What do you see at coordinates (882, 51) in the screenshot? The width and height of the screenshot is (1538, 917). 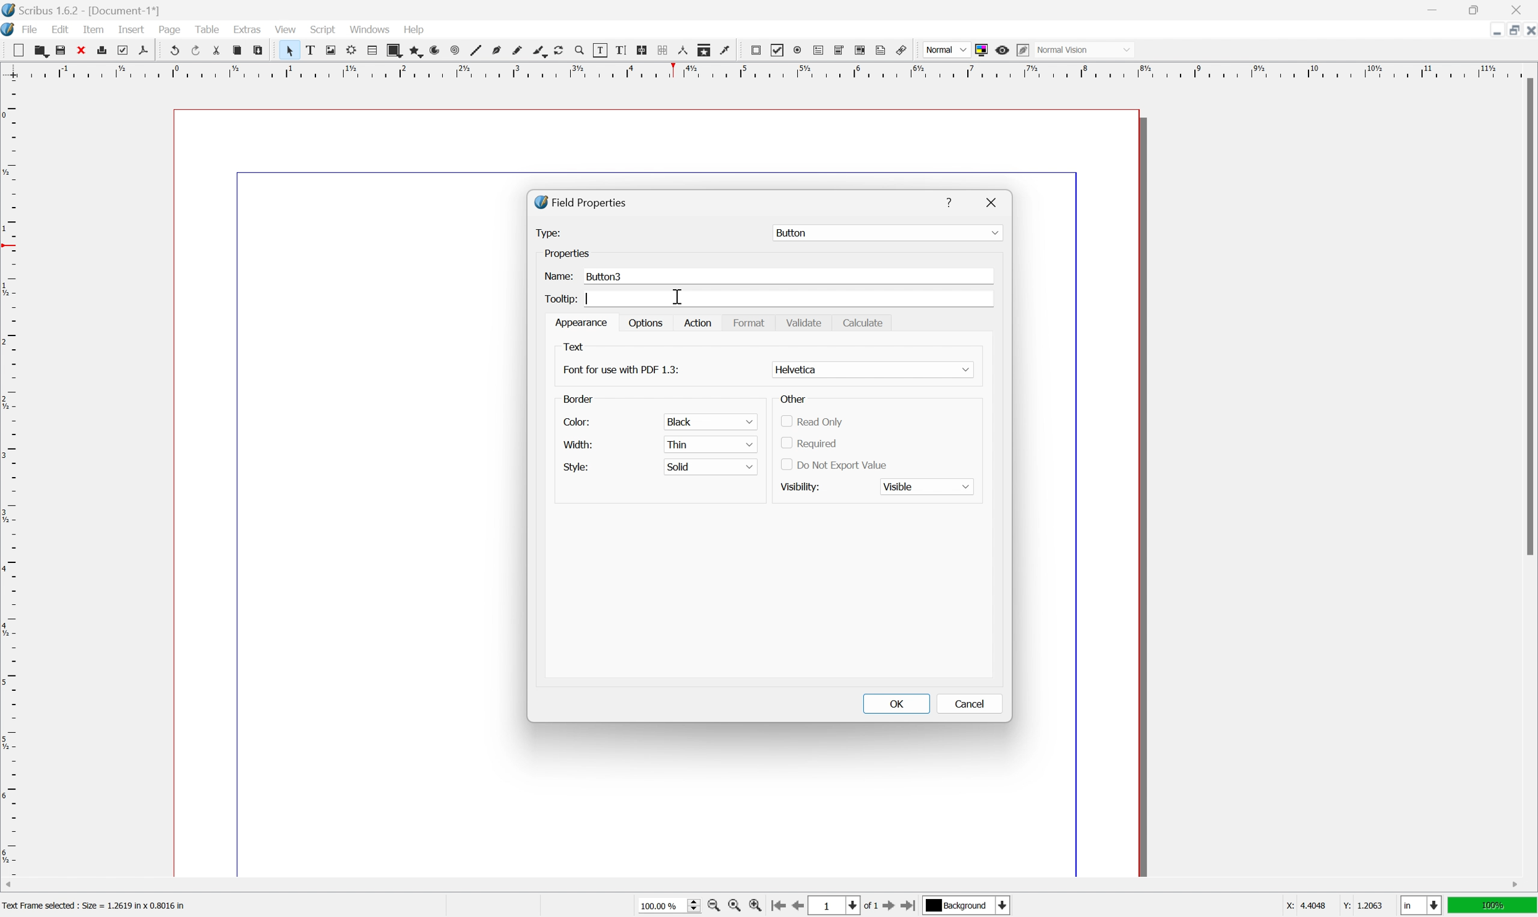 I see `text annotation` at bounding box center [882, 51].